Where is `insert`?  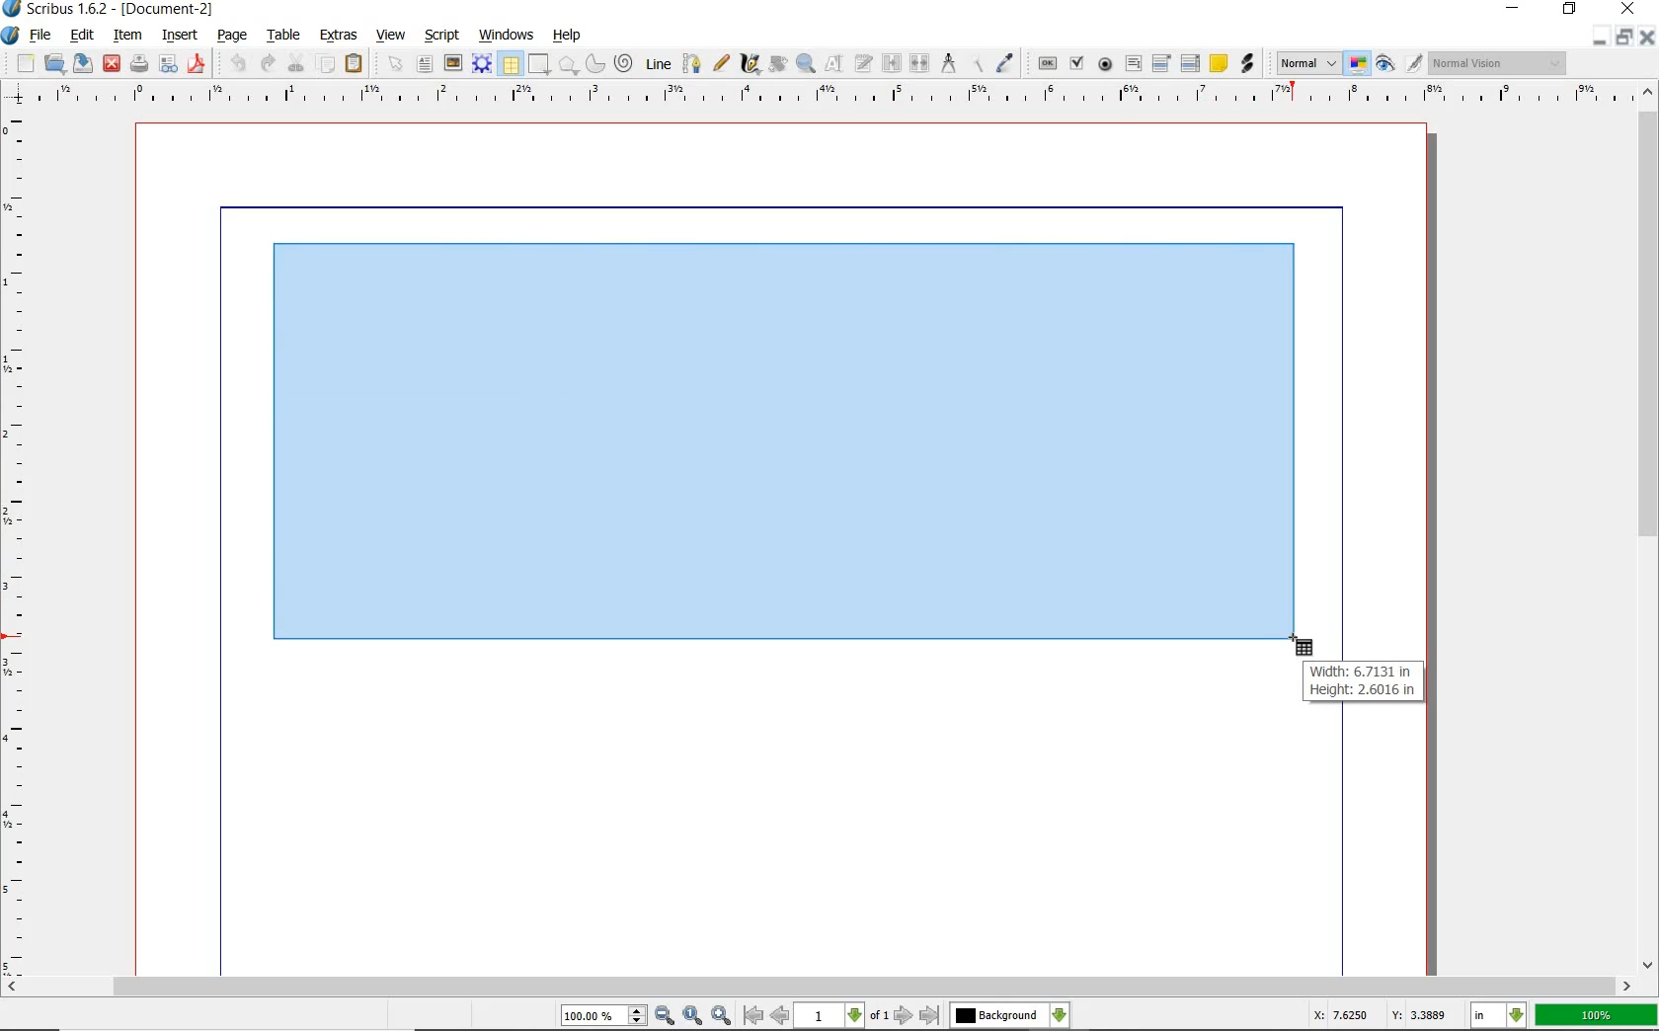 insert is located at coordinates (184, 37).